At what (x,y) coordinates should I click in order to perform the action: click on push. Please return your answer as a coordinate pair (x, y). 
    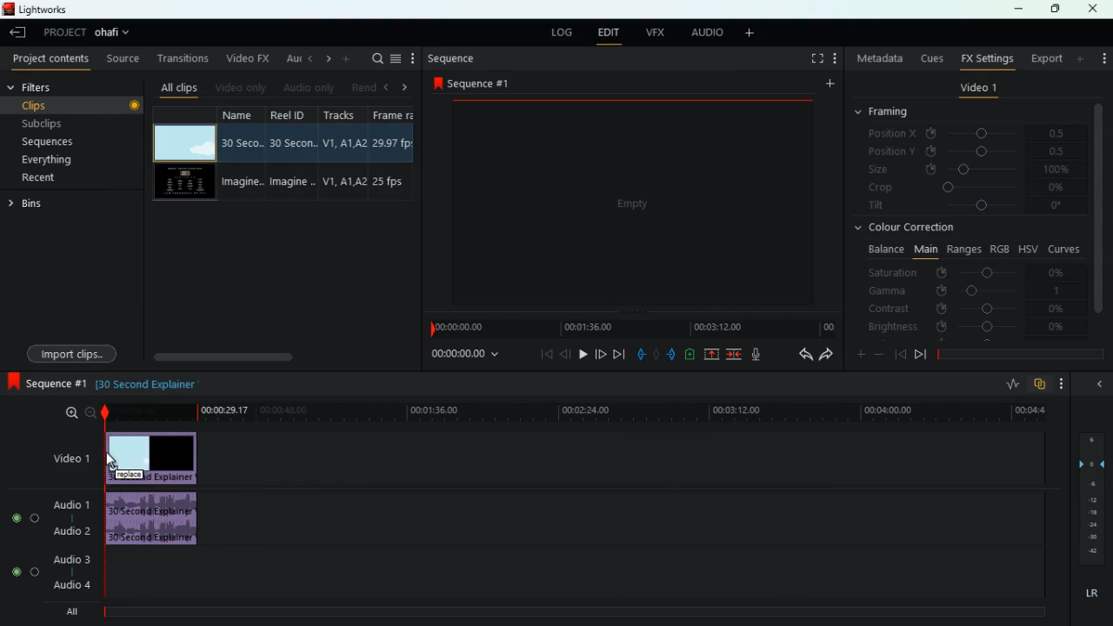
    Looking at the image, I should click on (673, 356).